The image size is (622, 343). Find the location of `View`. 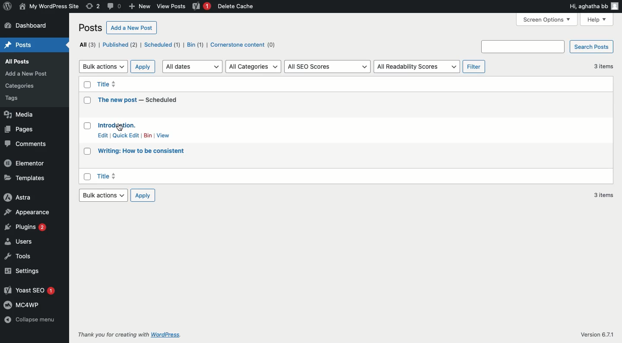

View is located at coordinates (164, 135).